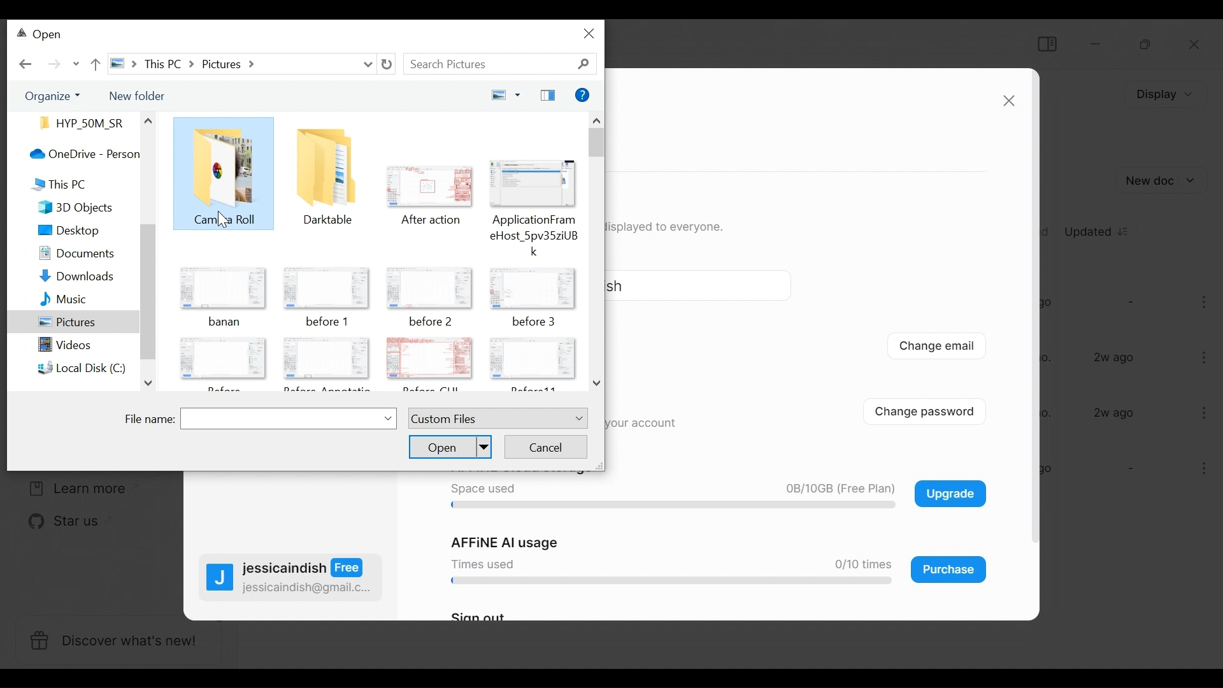 This screenshot has width=1223, height=688. What do you see at coordinates (1098, 43) in the screenshot?
I see `minimize` at bounding box center [1098, 43].